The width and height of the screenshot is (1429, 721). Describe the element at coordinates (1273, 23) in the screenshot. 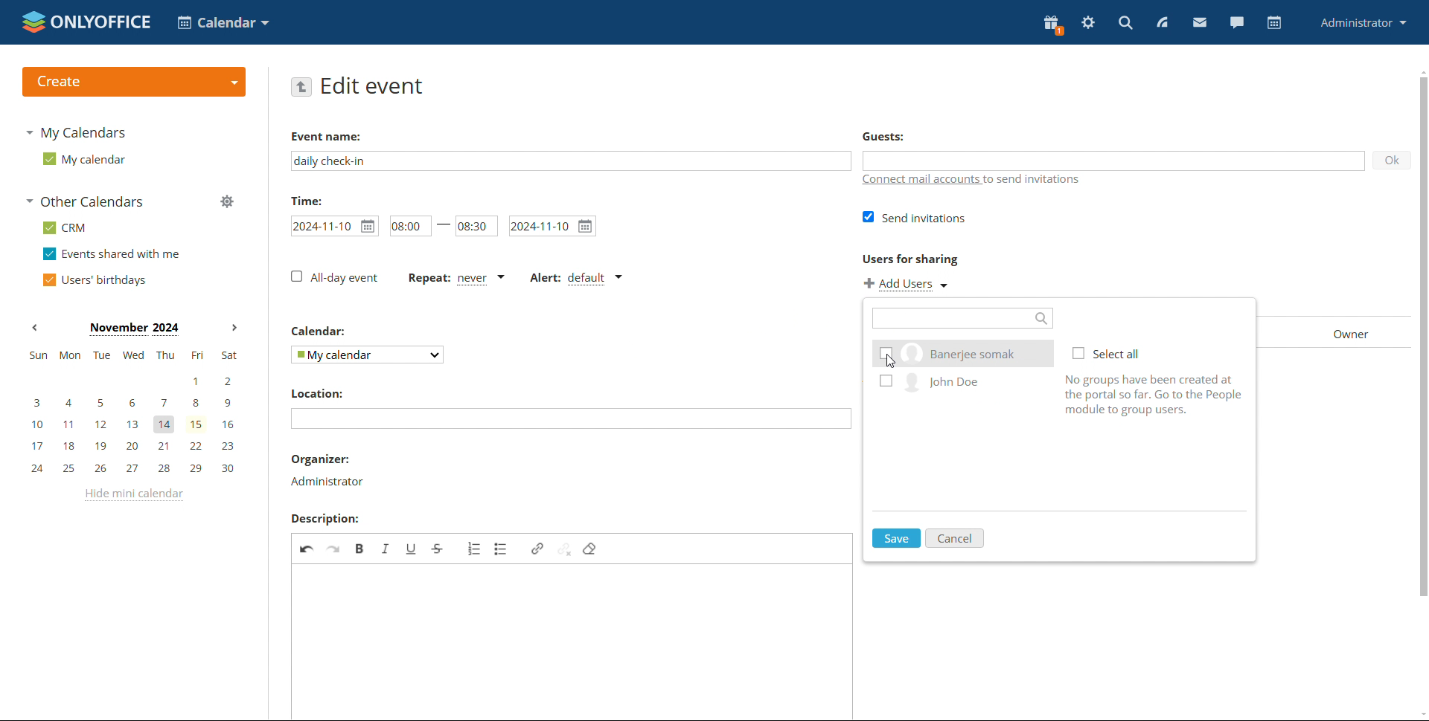

I see `calendar` at that location.